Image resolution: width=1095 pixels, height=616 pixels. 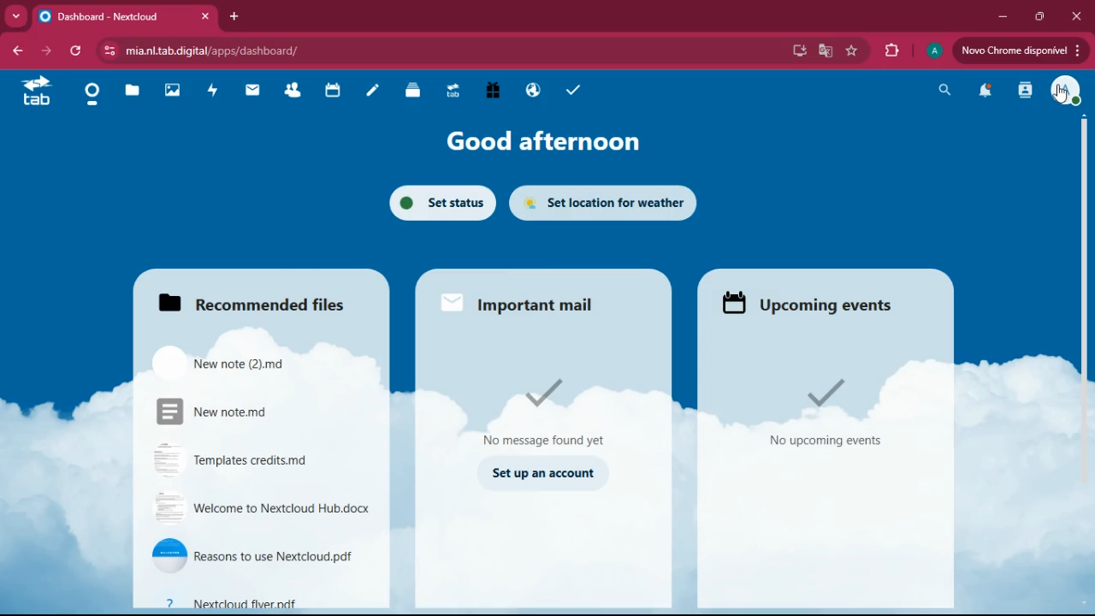 What do you see at coordinates (371, 95) in the screenshot?
I see `notes` at bounding box center [371, 95].